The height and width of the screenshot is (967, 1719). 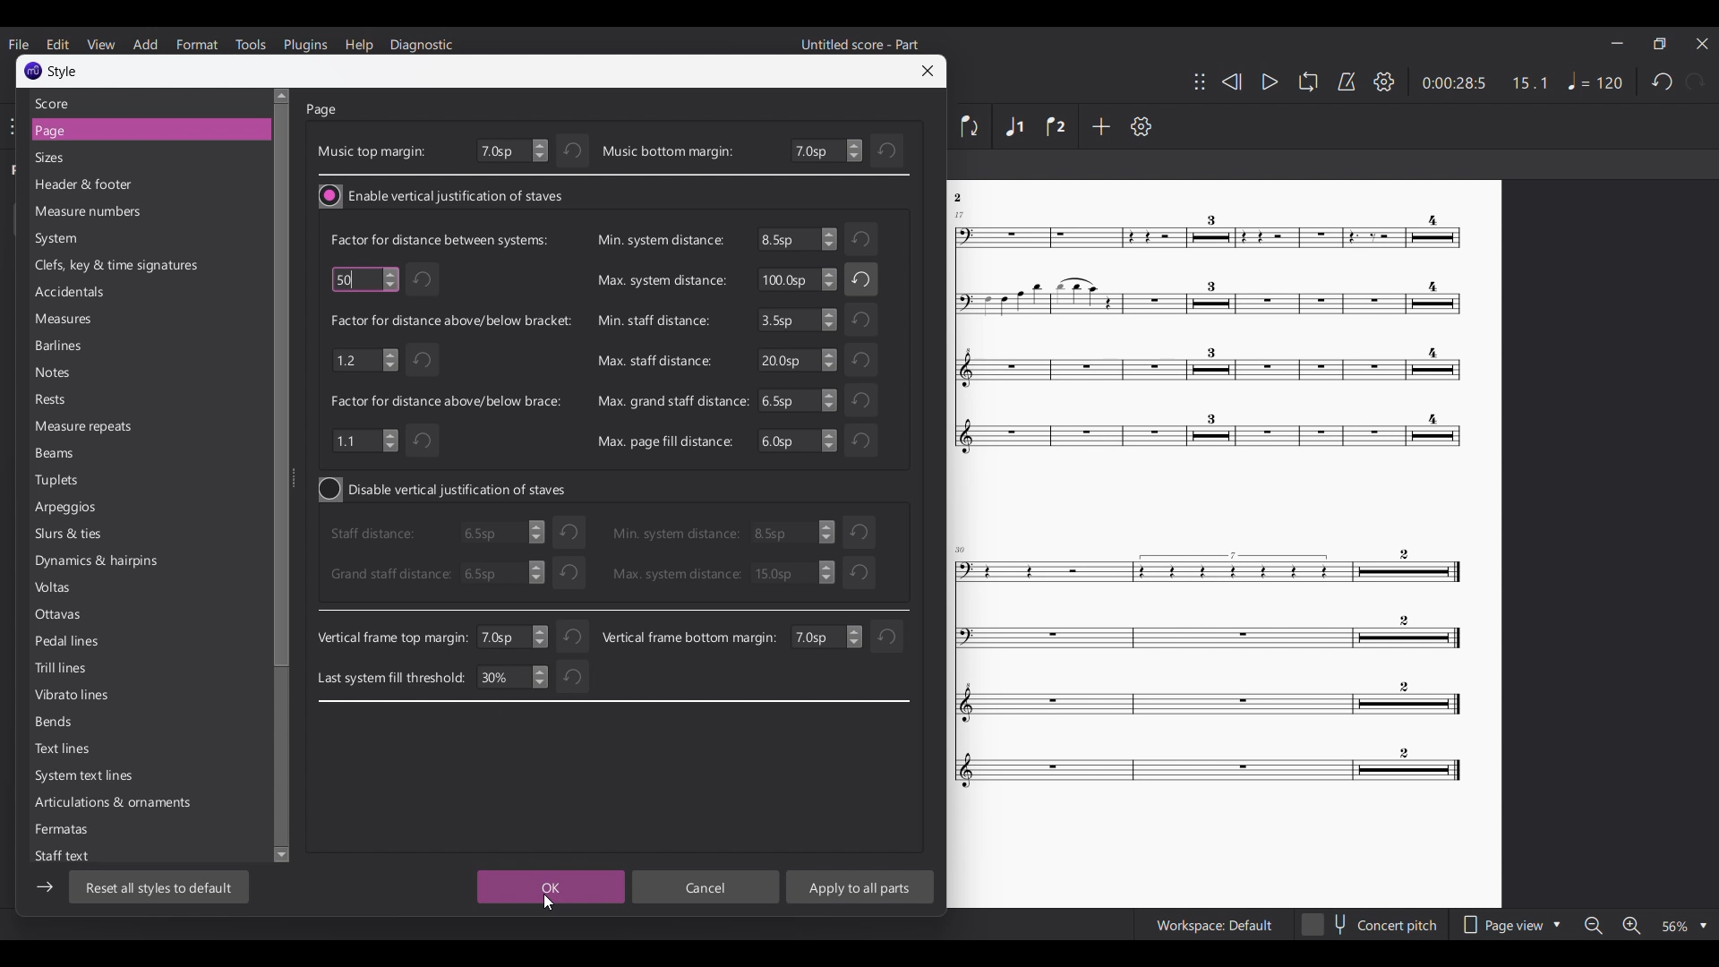 I want to click on reset, so click(x=862, y=530).